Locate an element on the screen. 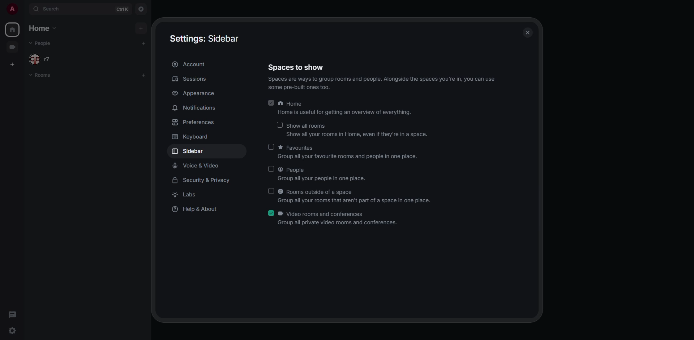  threads is located at coordinates (12, 314).